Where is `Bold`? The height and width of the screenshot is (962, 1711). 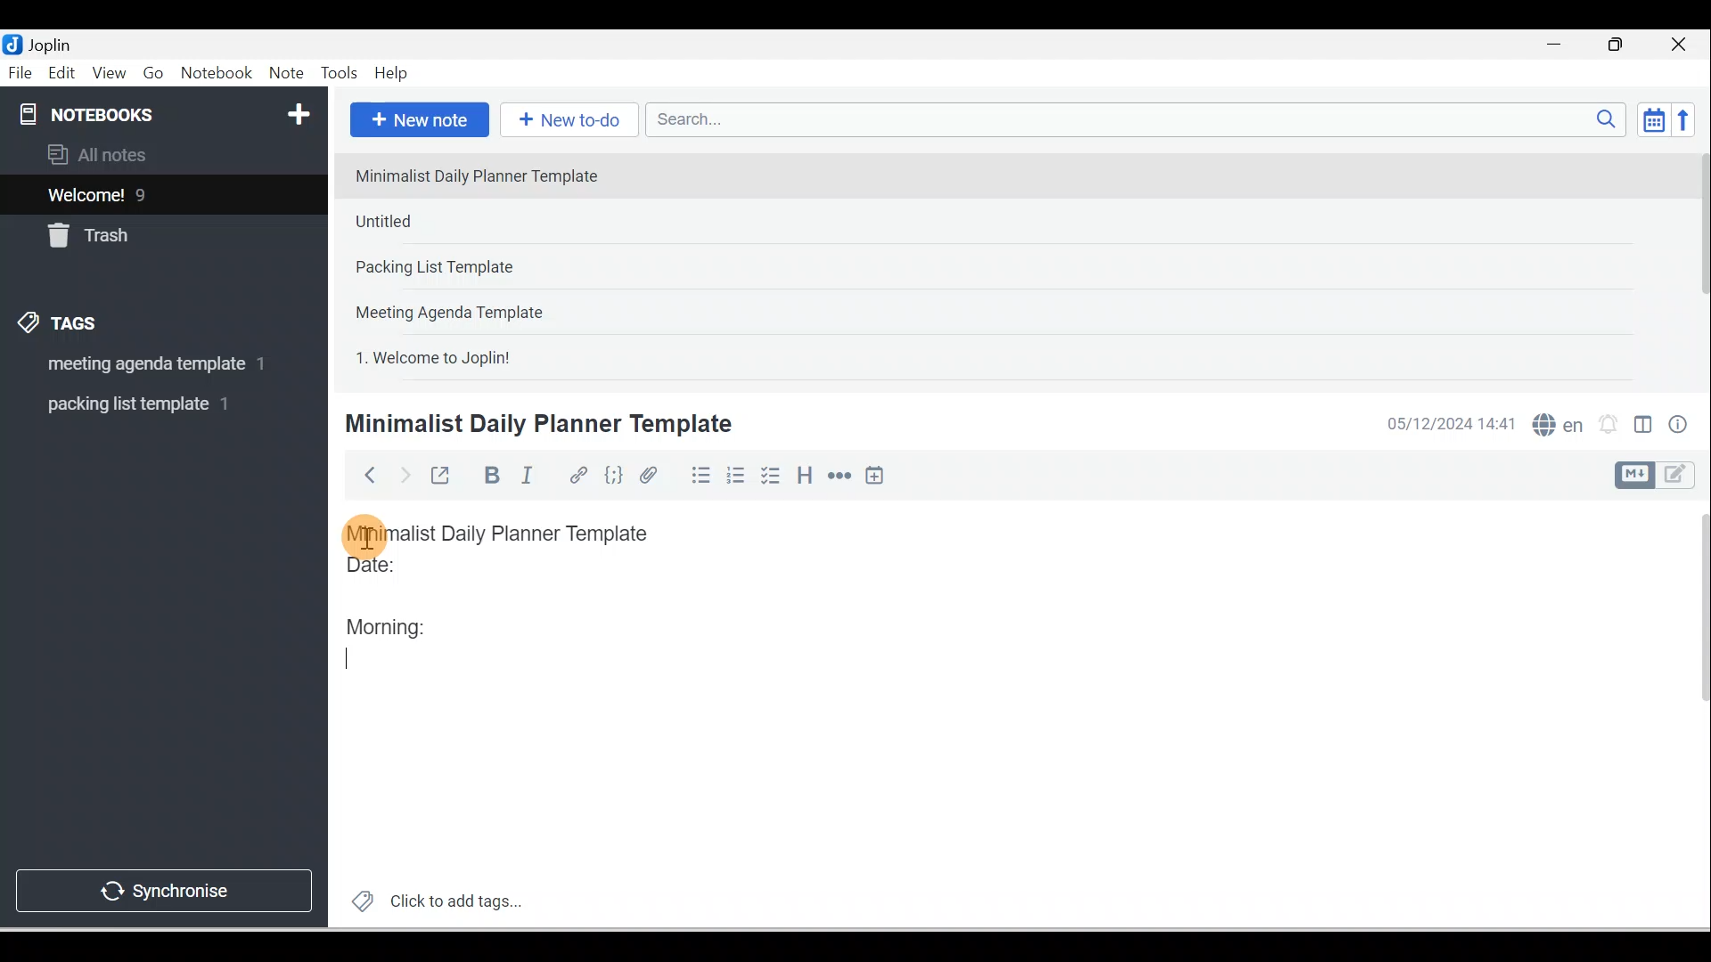
Bold is located at coordinates (489, 476).